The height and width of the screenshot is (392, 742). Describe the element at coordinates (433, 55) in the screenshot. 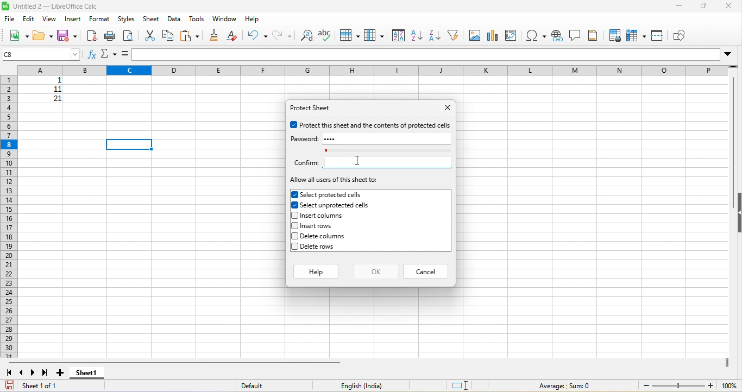

I see `formula bar` at that location.